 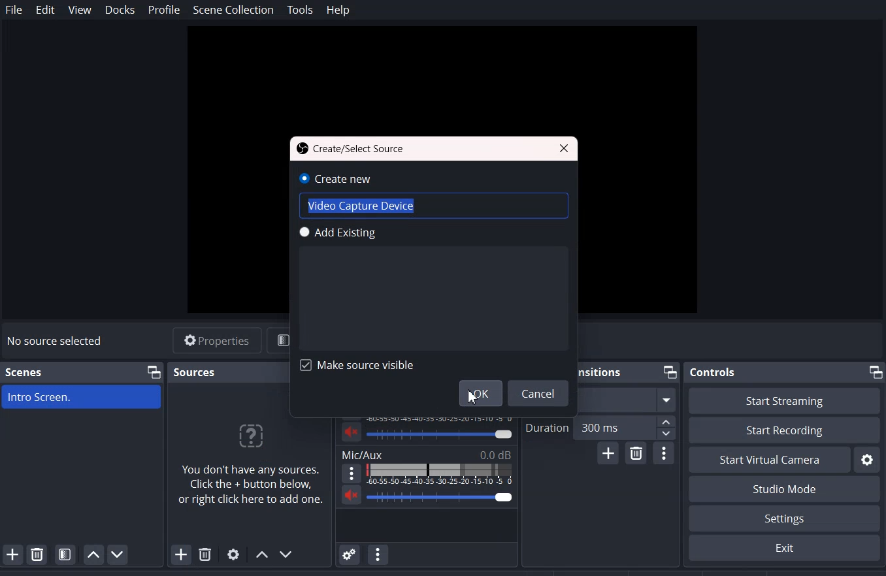 What do you see at coordinates (254, 434) in the screenshot?
I see `?` at bounding box center [254, 434].